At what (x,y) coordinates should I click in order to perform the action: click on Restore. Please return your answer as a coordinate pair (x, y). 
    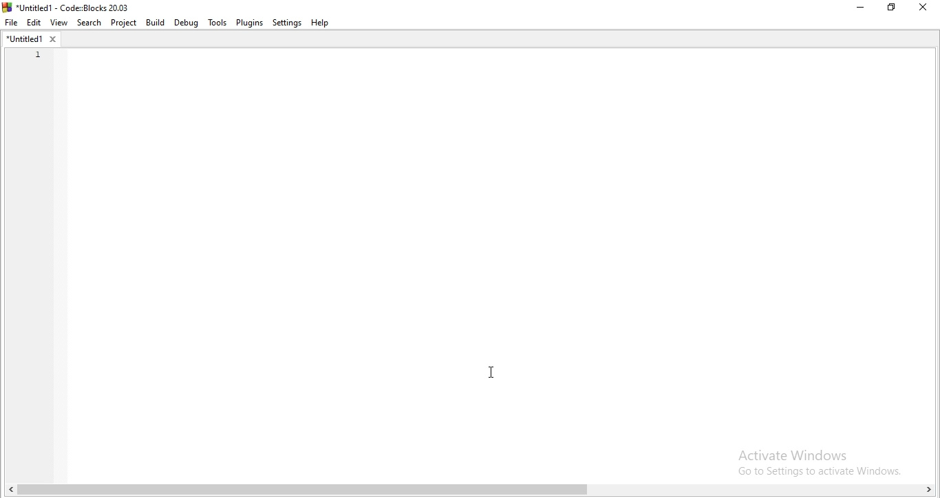
    Looking at the image, I should click on (893, 8).